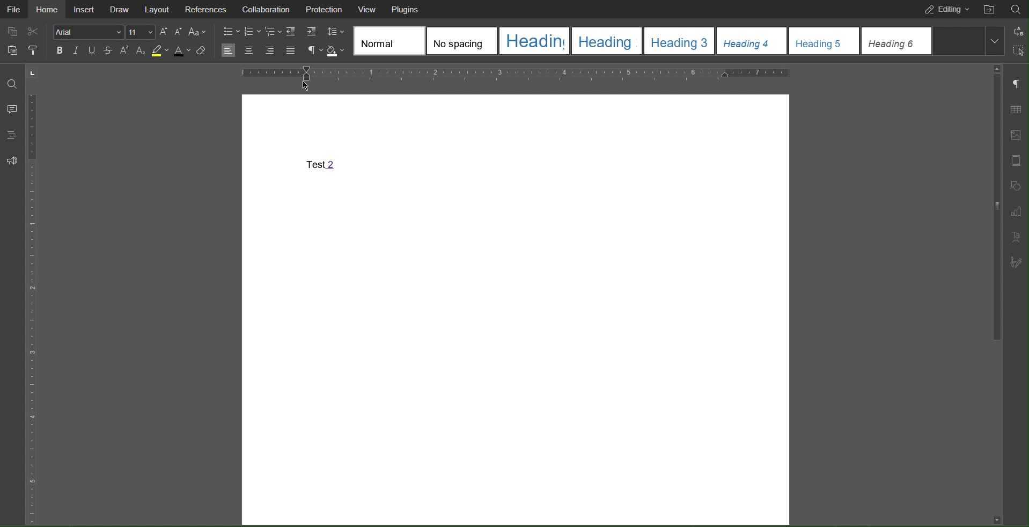 Image resolution: width=1029 pixels, height=527 pixels. Describe the element at coordinates (9, 31) in the screenshot. I see `Copy Paste Options` at that location.